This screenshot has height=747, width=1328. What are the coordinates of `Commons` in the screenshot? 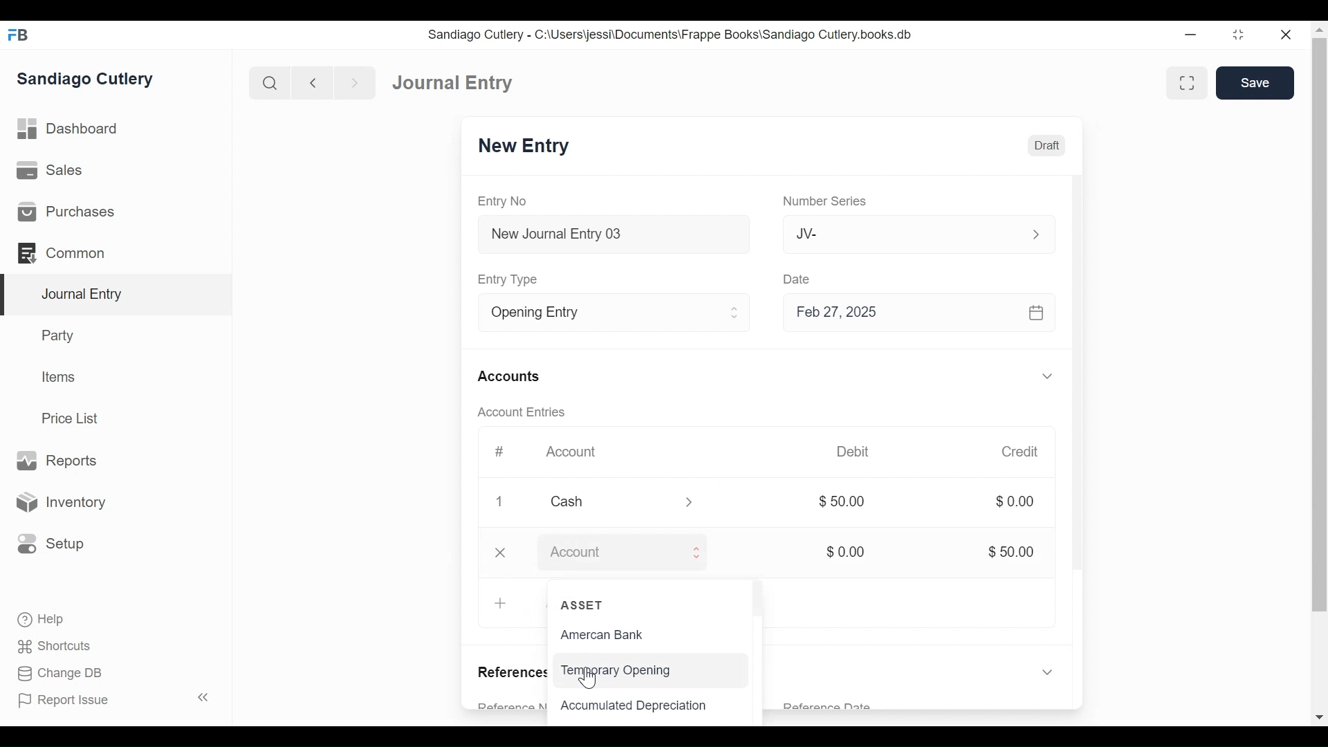 It's located at (60, 252).